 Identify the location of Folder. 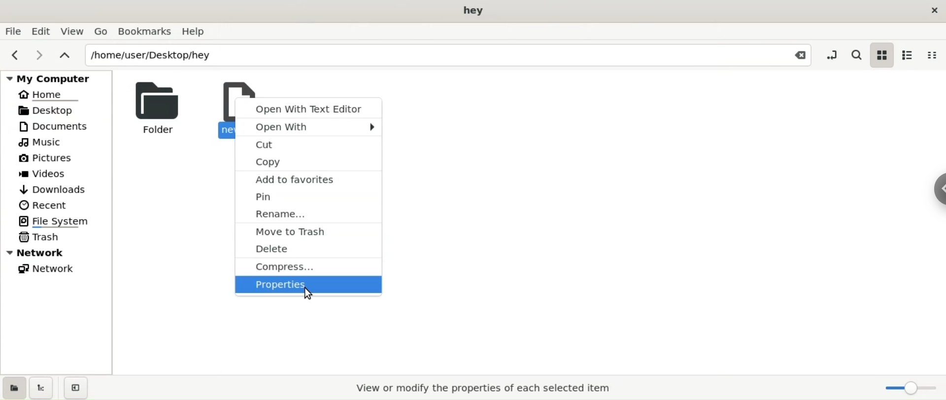
(154, 107).